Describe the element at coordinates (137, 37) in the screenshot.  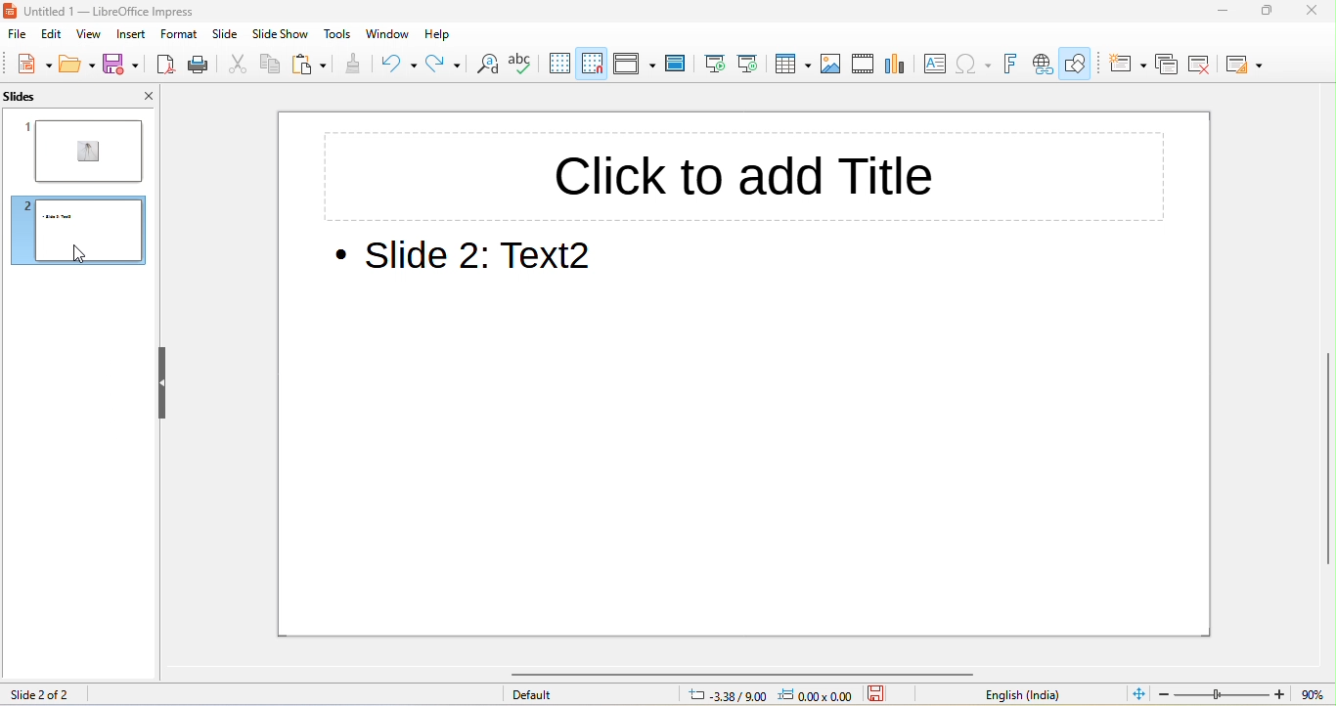
I see `insert` at that location.